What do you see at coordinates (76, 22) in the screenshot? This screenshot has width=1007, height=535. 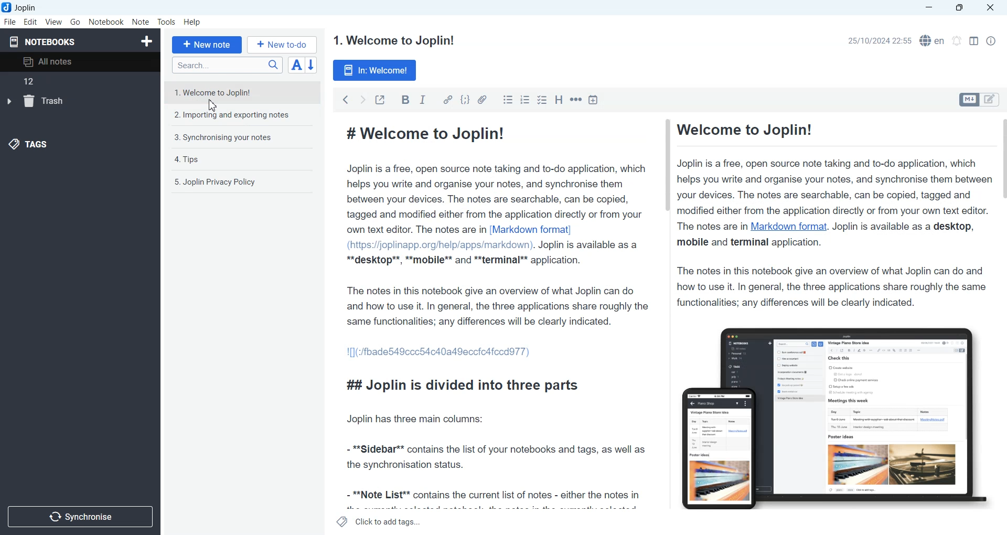 I see `Go` at bounding box center [76, 22].